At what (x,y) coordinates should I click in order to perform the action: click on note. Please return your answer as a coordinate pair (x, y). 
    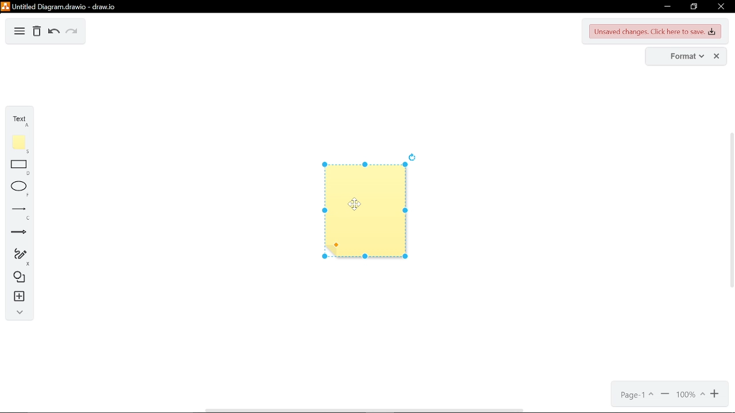
    Looking at the image, I should click on (20, 144).